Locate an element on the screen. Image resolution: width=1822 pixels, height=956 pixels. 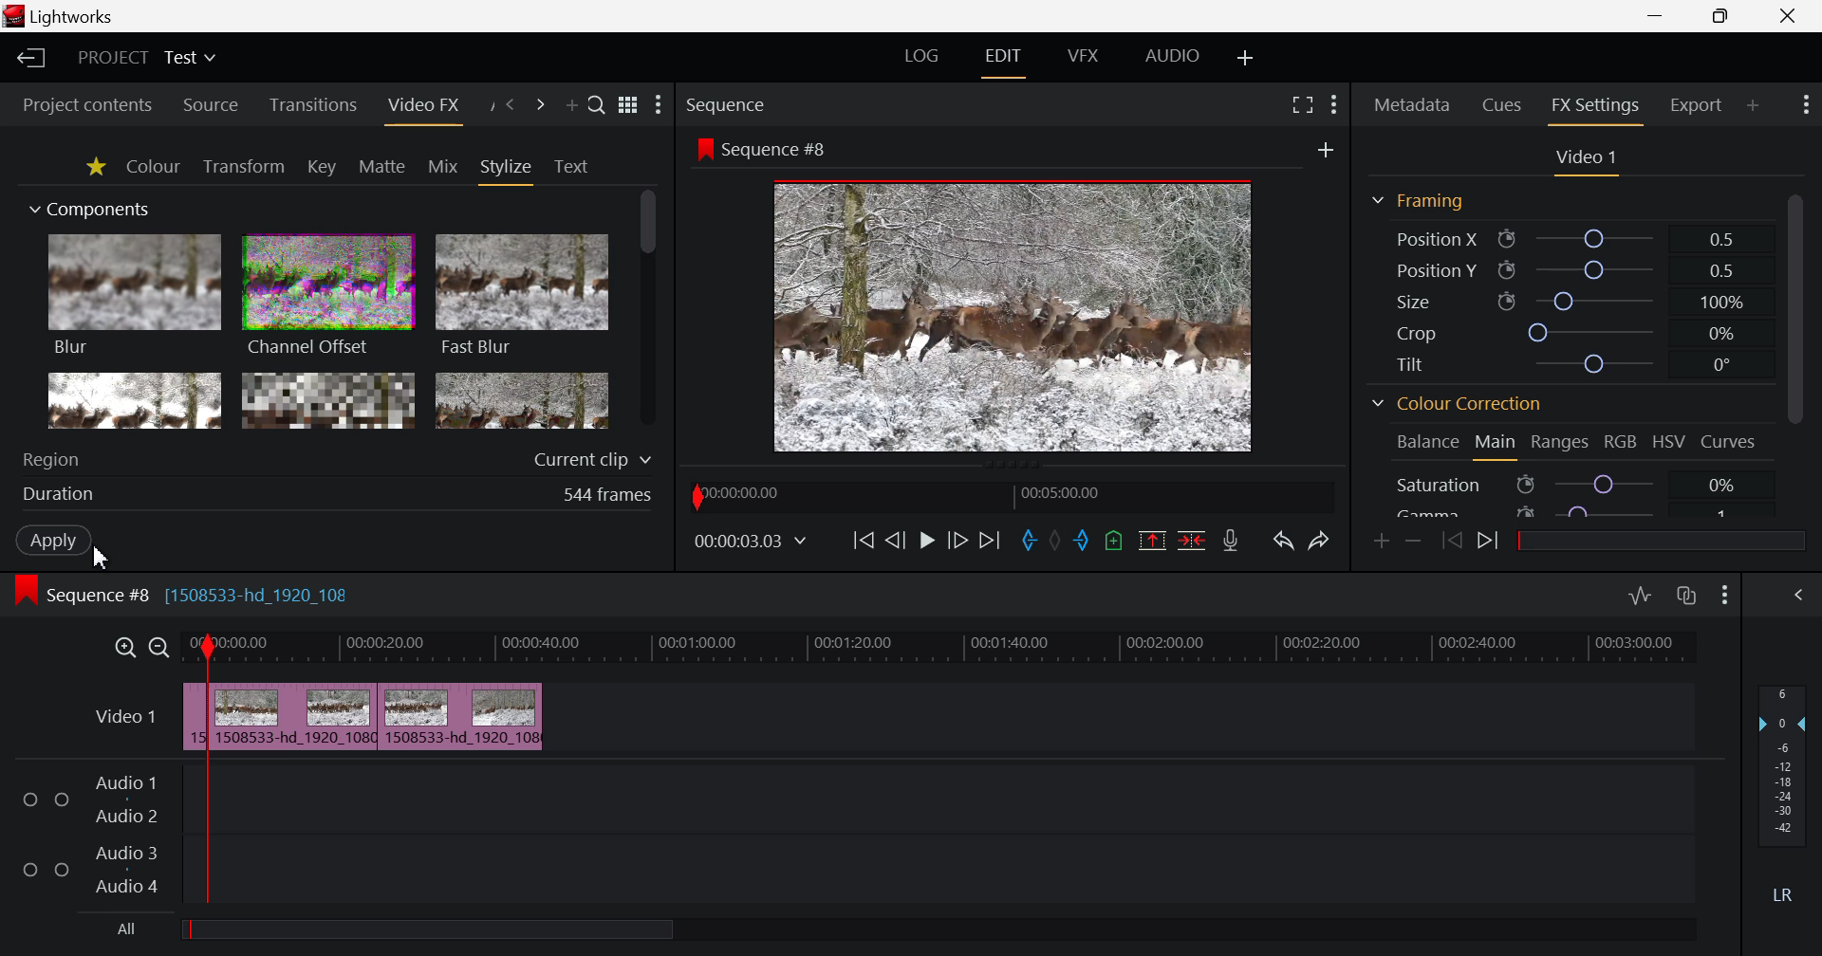
To Start is located at coordinates (864, 541).